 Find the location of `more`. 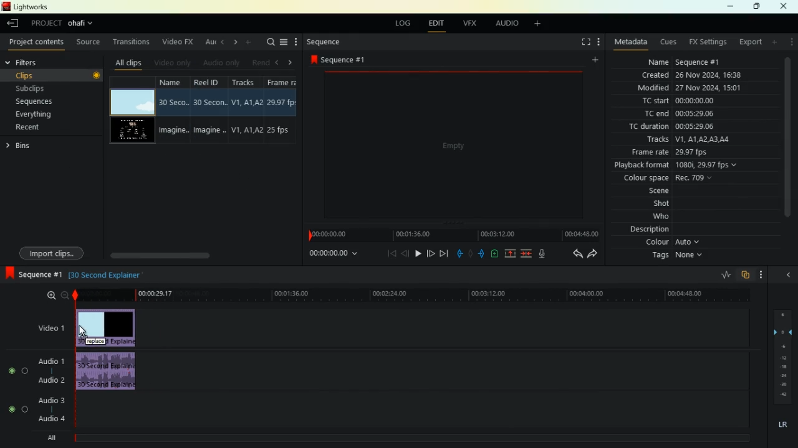

more is located at coordinates (296, 42).